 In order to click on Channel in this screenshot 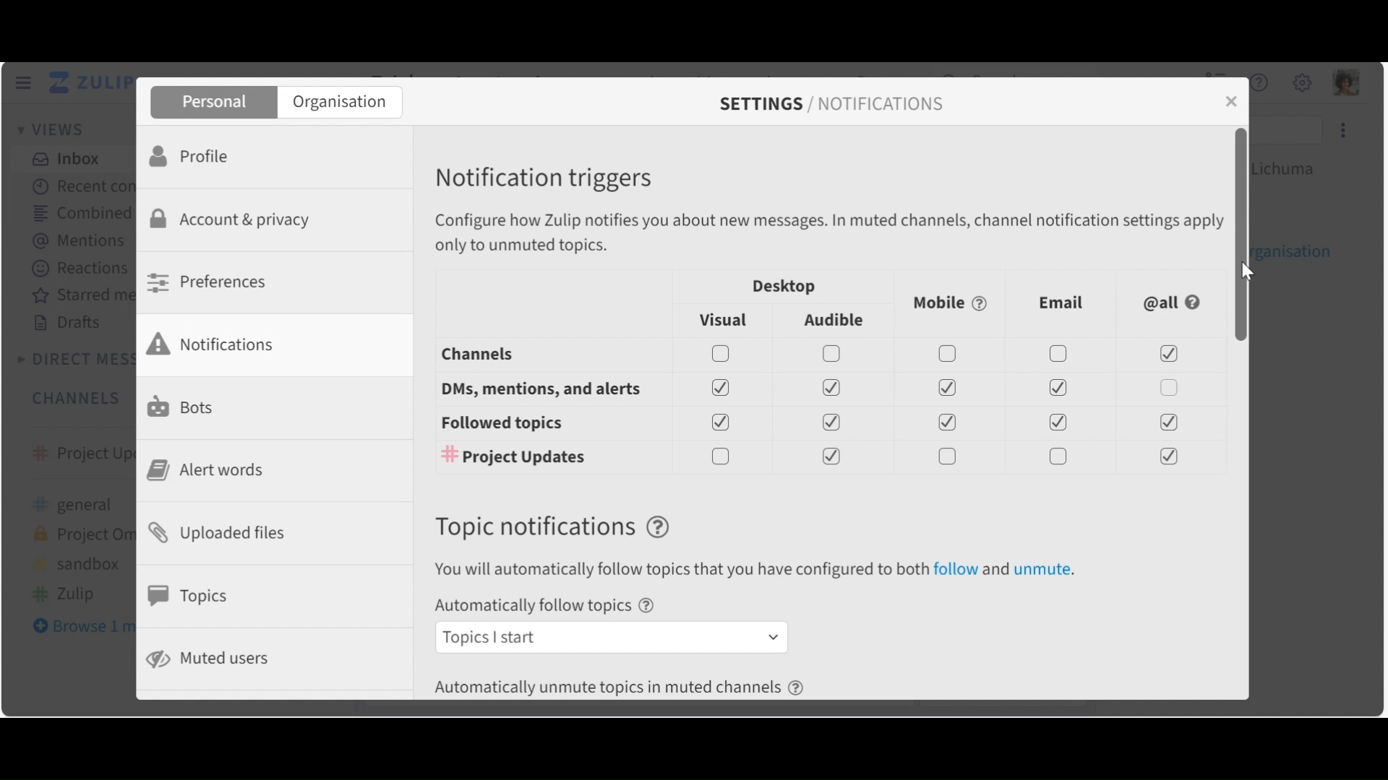, I will do `click(816, 355)`.